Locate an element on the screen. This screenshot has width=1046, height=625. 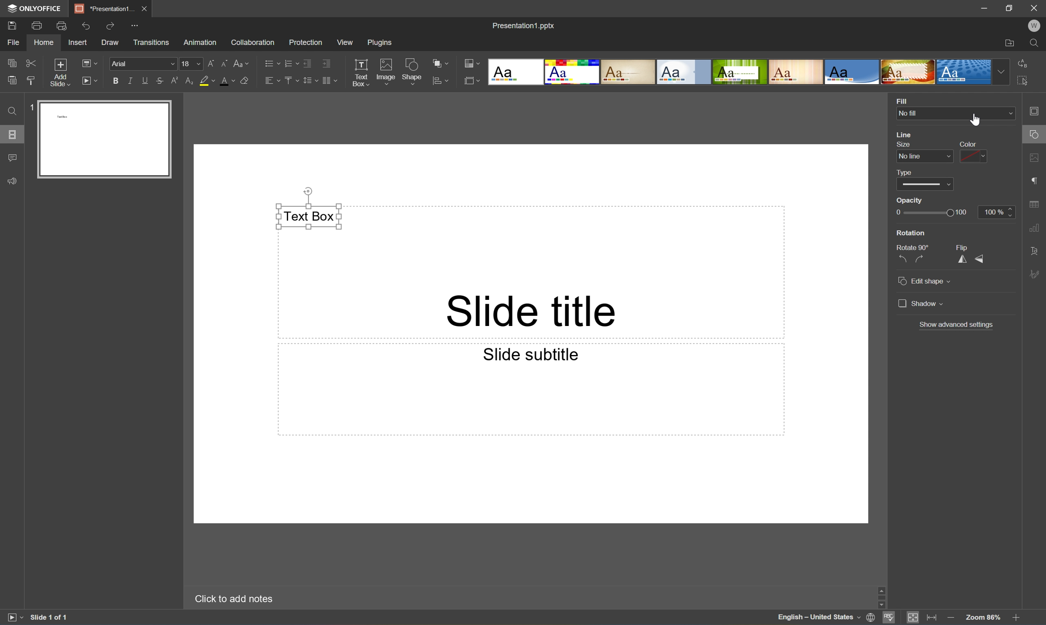
Change case is located at coordinates (241, 63).